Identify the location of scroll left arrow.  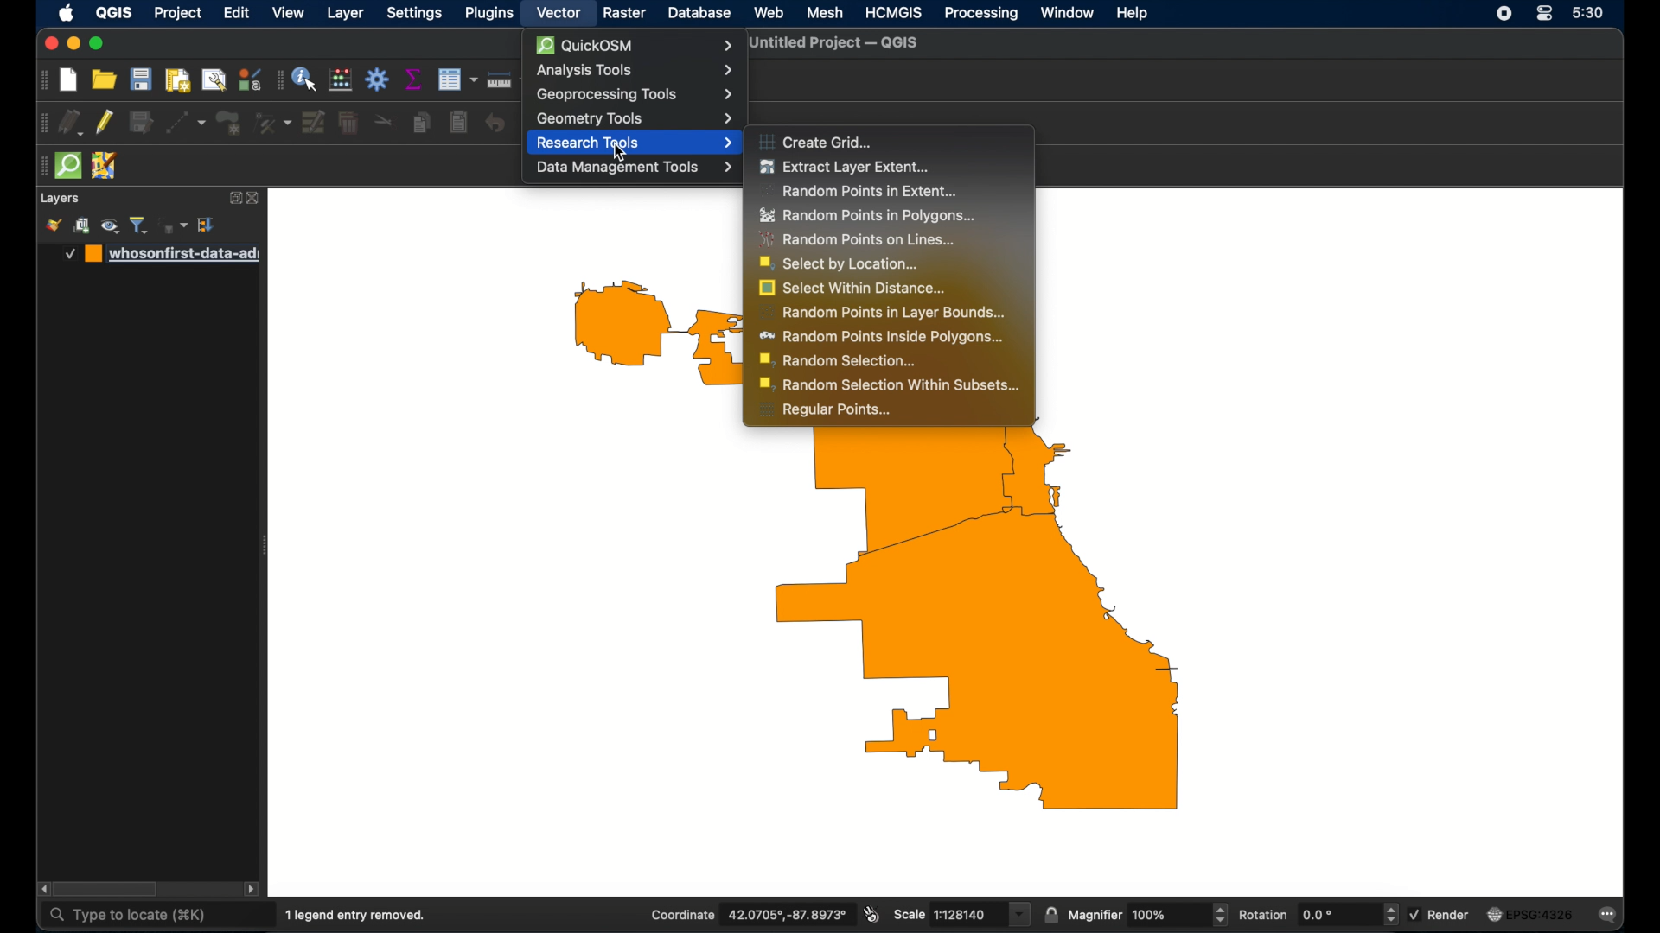
(42, 889).